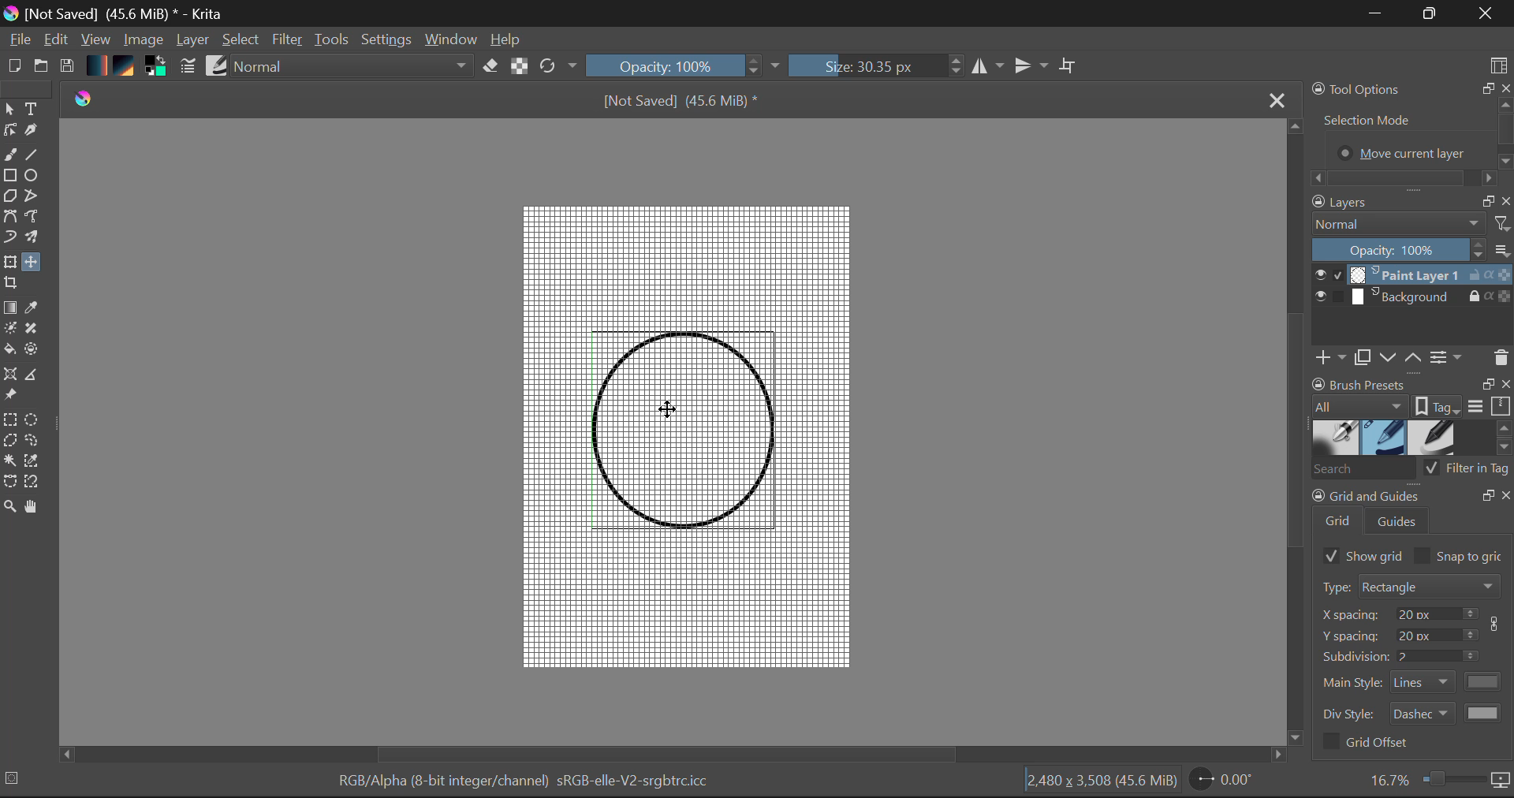 The image size is (1514, 798). What do you see at coordinates (285, 40) in the screenshot?
I see `Filter` at bounding box center [285, 40].